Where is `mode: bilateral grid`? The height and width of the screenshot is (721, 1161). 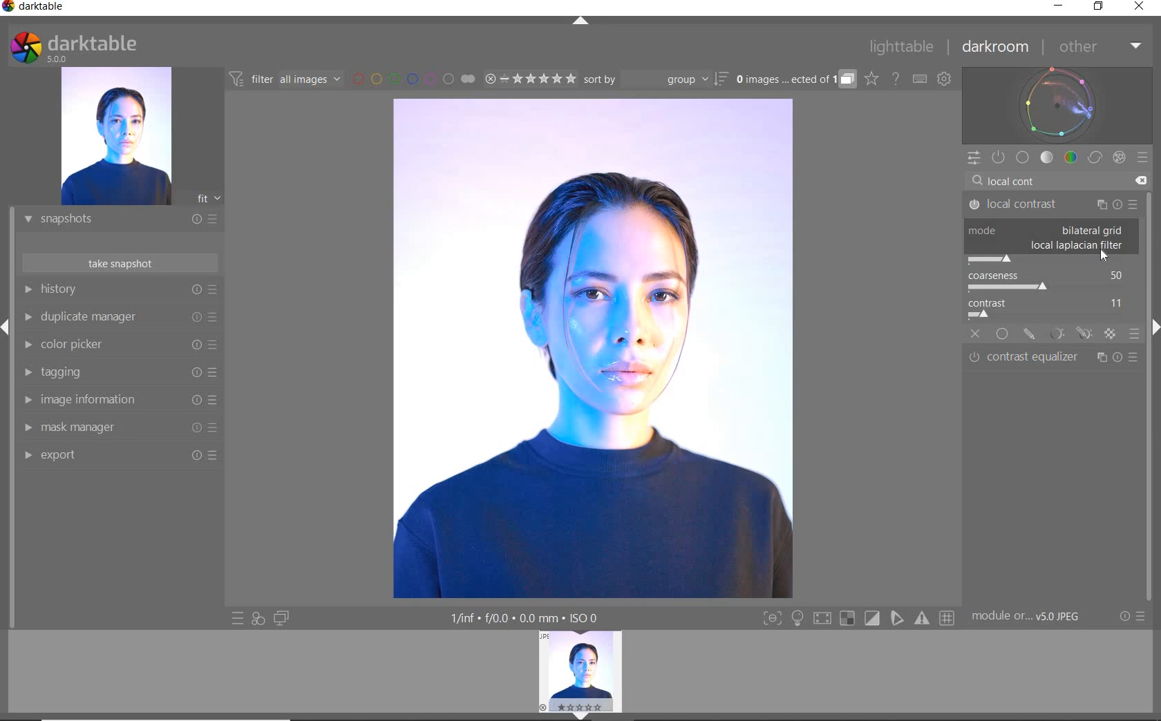 mode: bilateral grid is located at coordinates (1046, 230).